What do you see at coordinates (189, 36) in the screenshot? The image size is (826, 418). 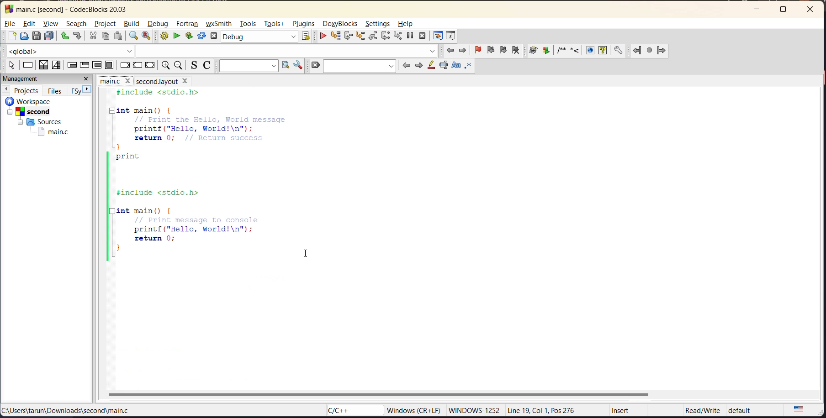 I see `build and run` at bounding box center [189, 36].